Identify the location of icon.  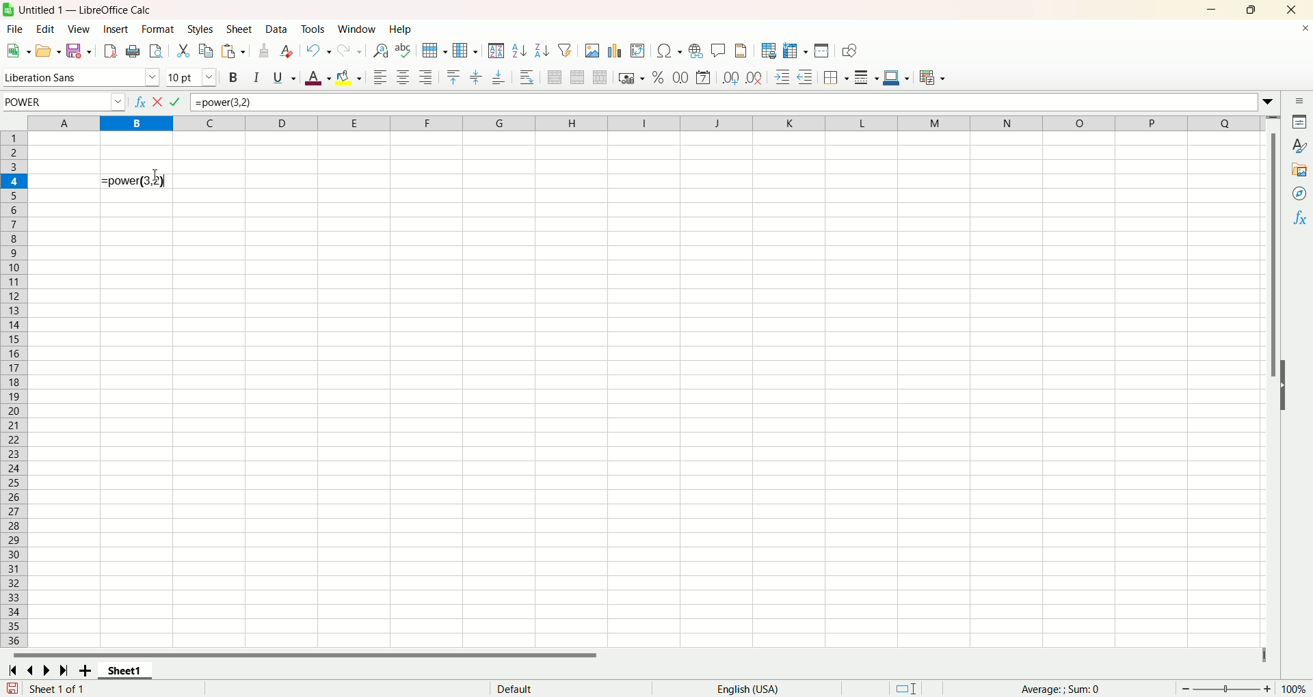
(11, 11).